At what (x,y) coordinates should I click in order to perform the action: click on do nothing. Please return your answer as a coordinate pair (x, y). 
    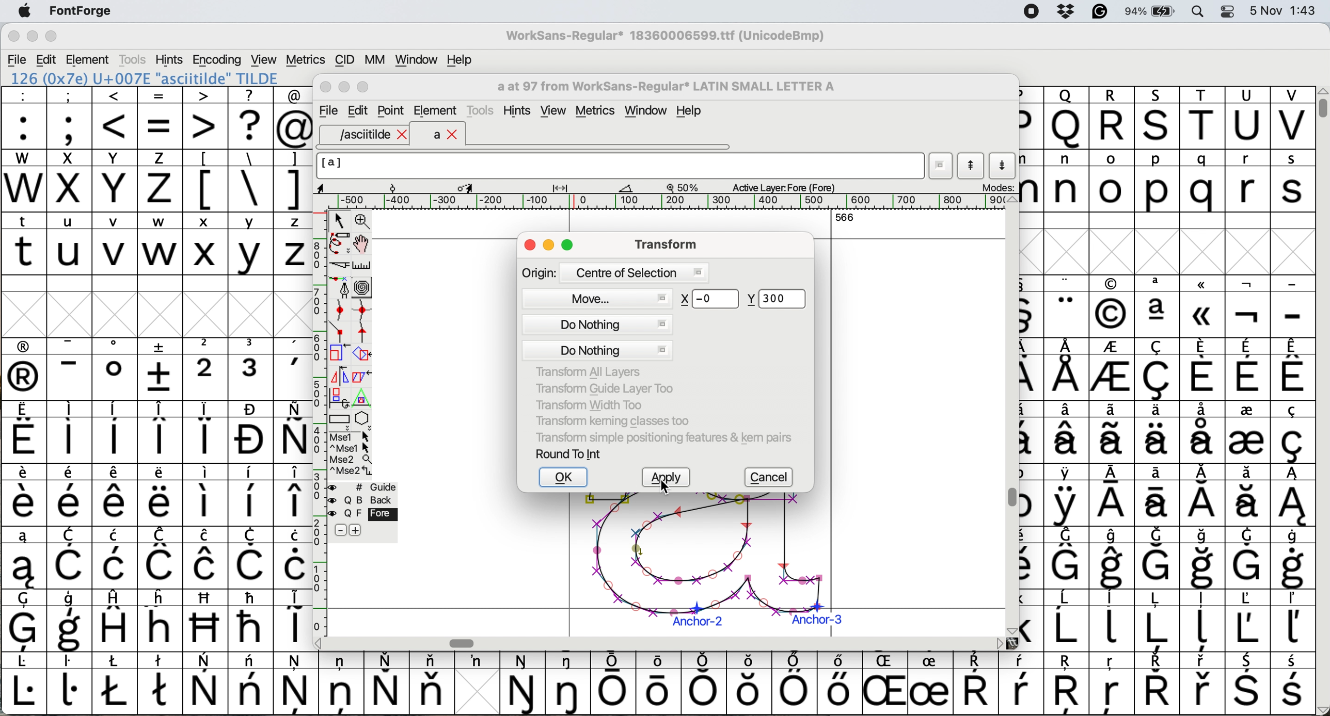
    Looking at the image, I should click on (595, 336).